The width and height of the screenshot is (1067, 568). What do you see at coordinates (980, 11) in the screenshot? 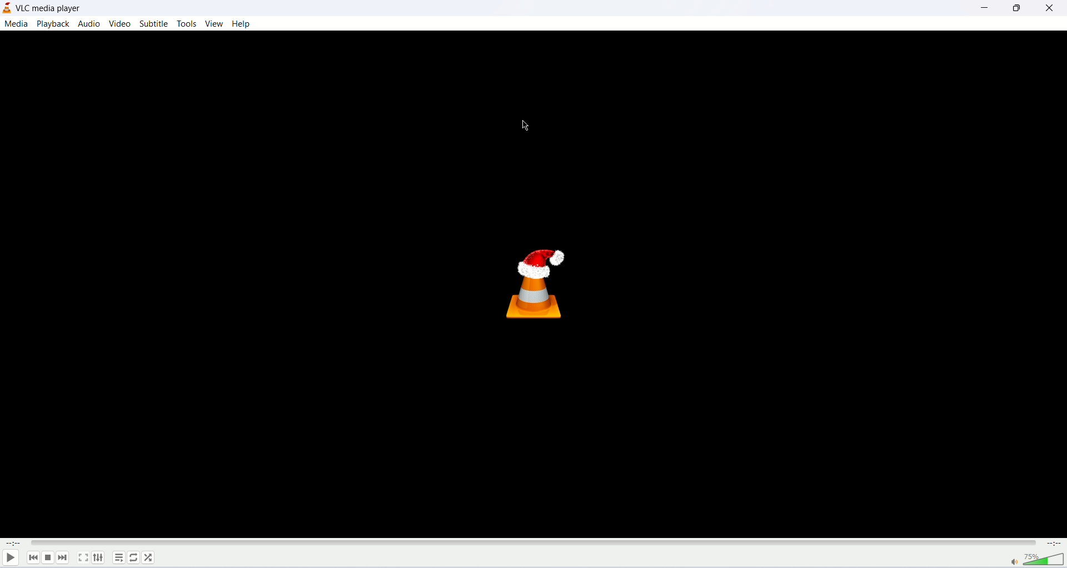
I see `minimize` at bounding box center [980, 11].